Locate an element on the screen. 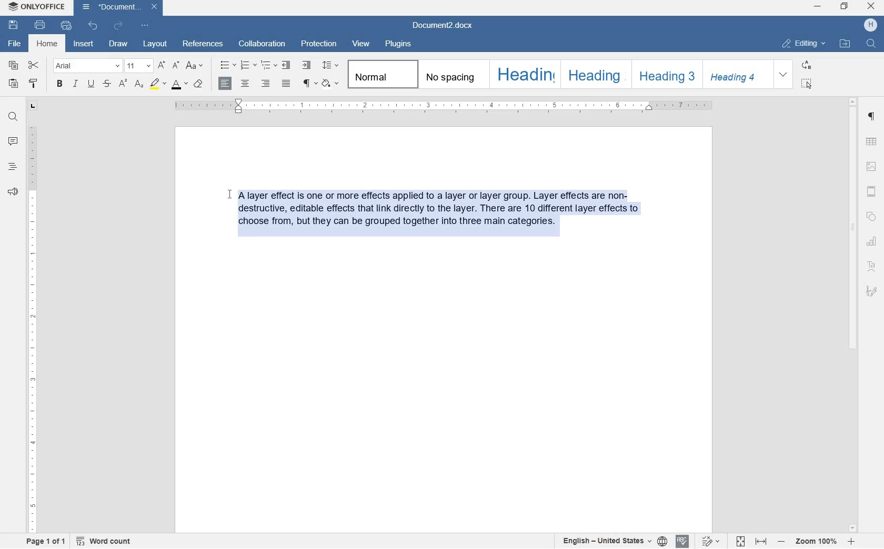  copy style is located at coordinates (34, 84).